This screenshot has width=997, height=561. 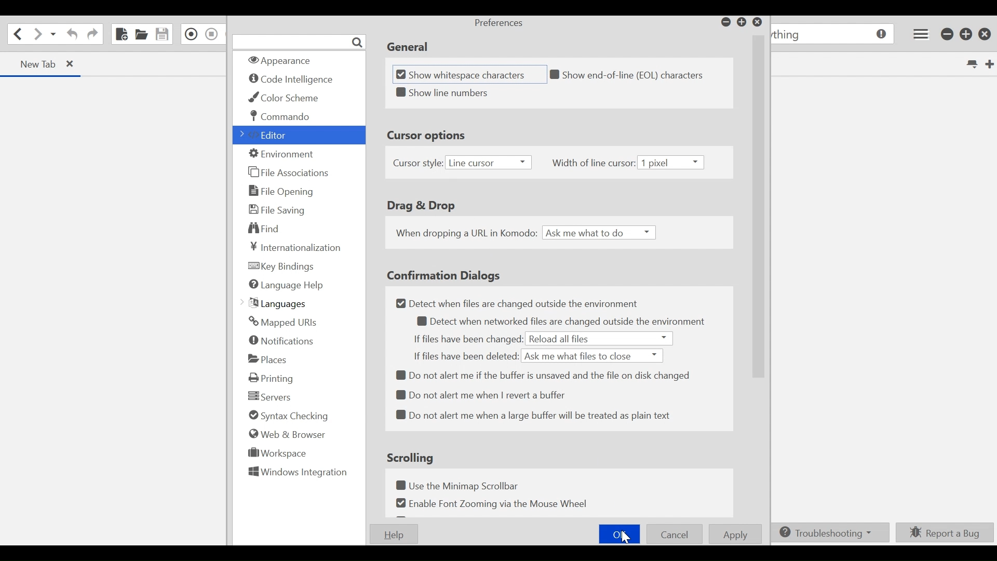 What do you see at coordinates (395, 535) in the screenshot?
I see `Help` at bounding box center [395, 535].